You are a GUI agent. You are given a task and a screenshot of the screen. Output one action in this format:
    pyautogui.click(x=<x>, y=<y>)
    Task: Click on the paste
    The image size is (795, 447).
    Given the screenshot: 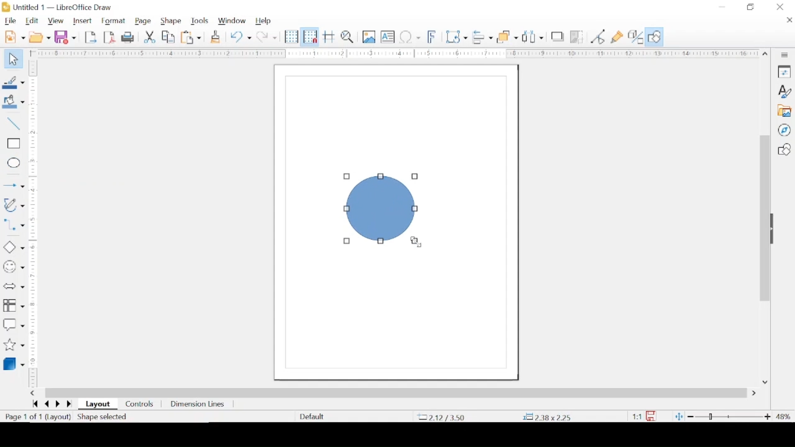 What is the action you would take?
    pyautogui.click(x=192, y=38)
    